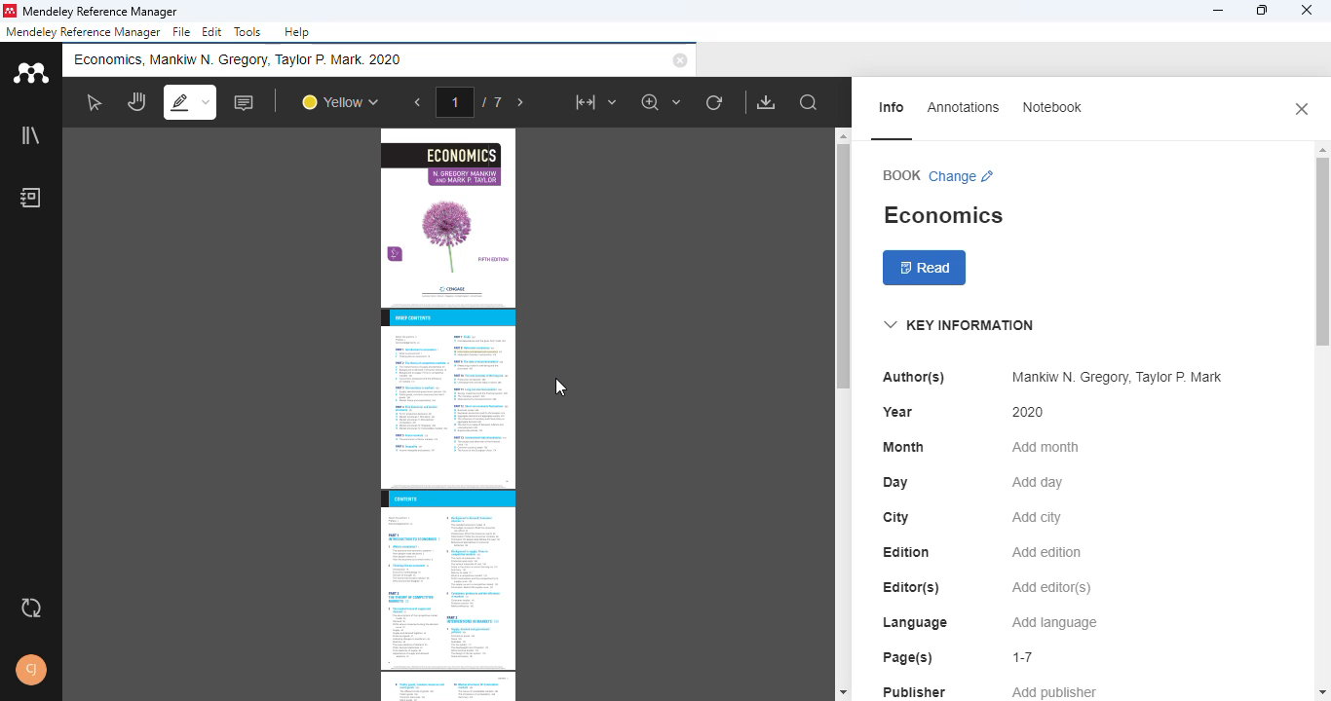  I want to click on close, so click(680, 60).